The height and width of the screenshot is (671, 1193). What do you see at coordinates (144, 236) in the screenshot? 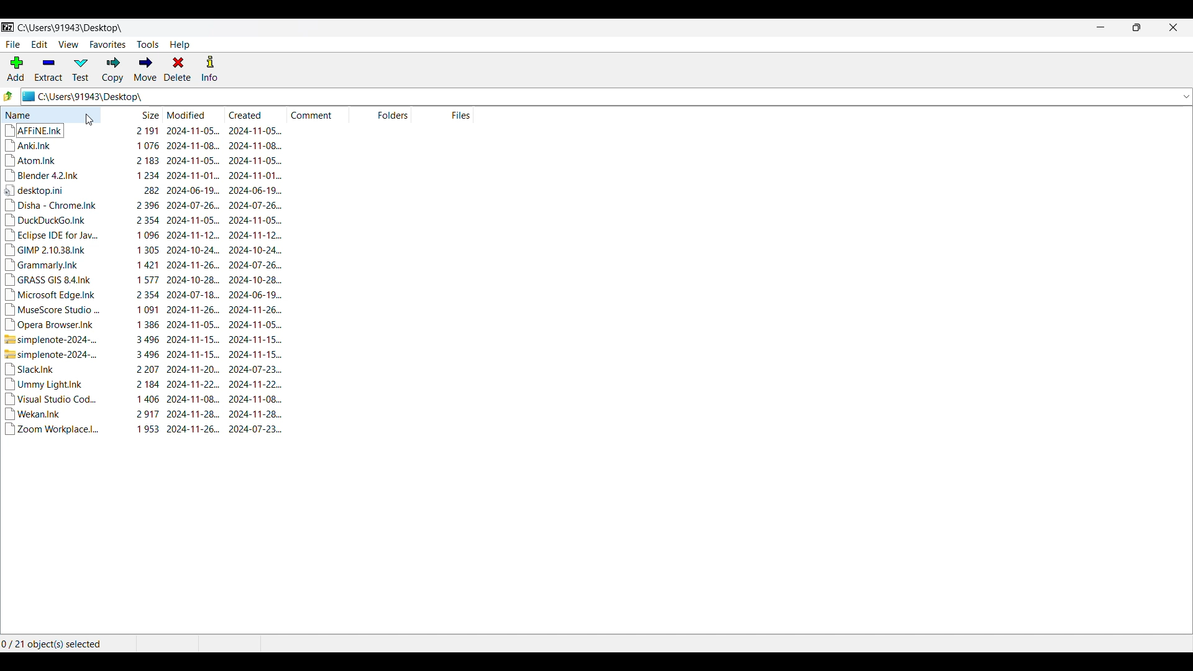
I see `Eclipse IDE for Jav... 1096 2024-11-12. 2024-11-12.` at bounding box center [144, 236].